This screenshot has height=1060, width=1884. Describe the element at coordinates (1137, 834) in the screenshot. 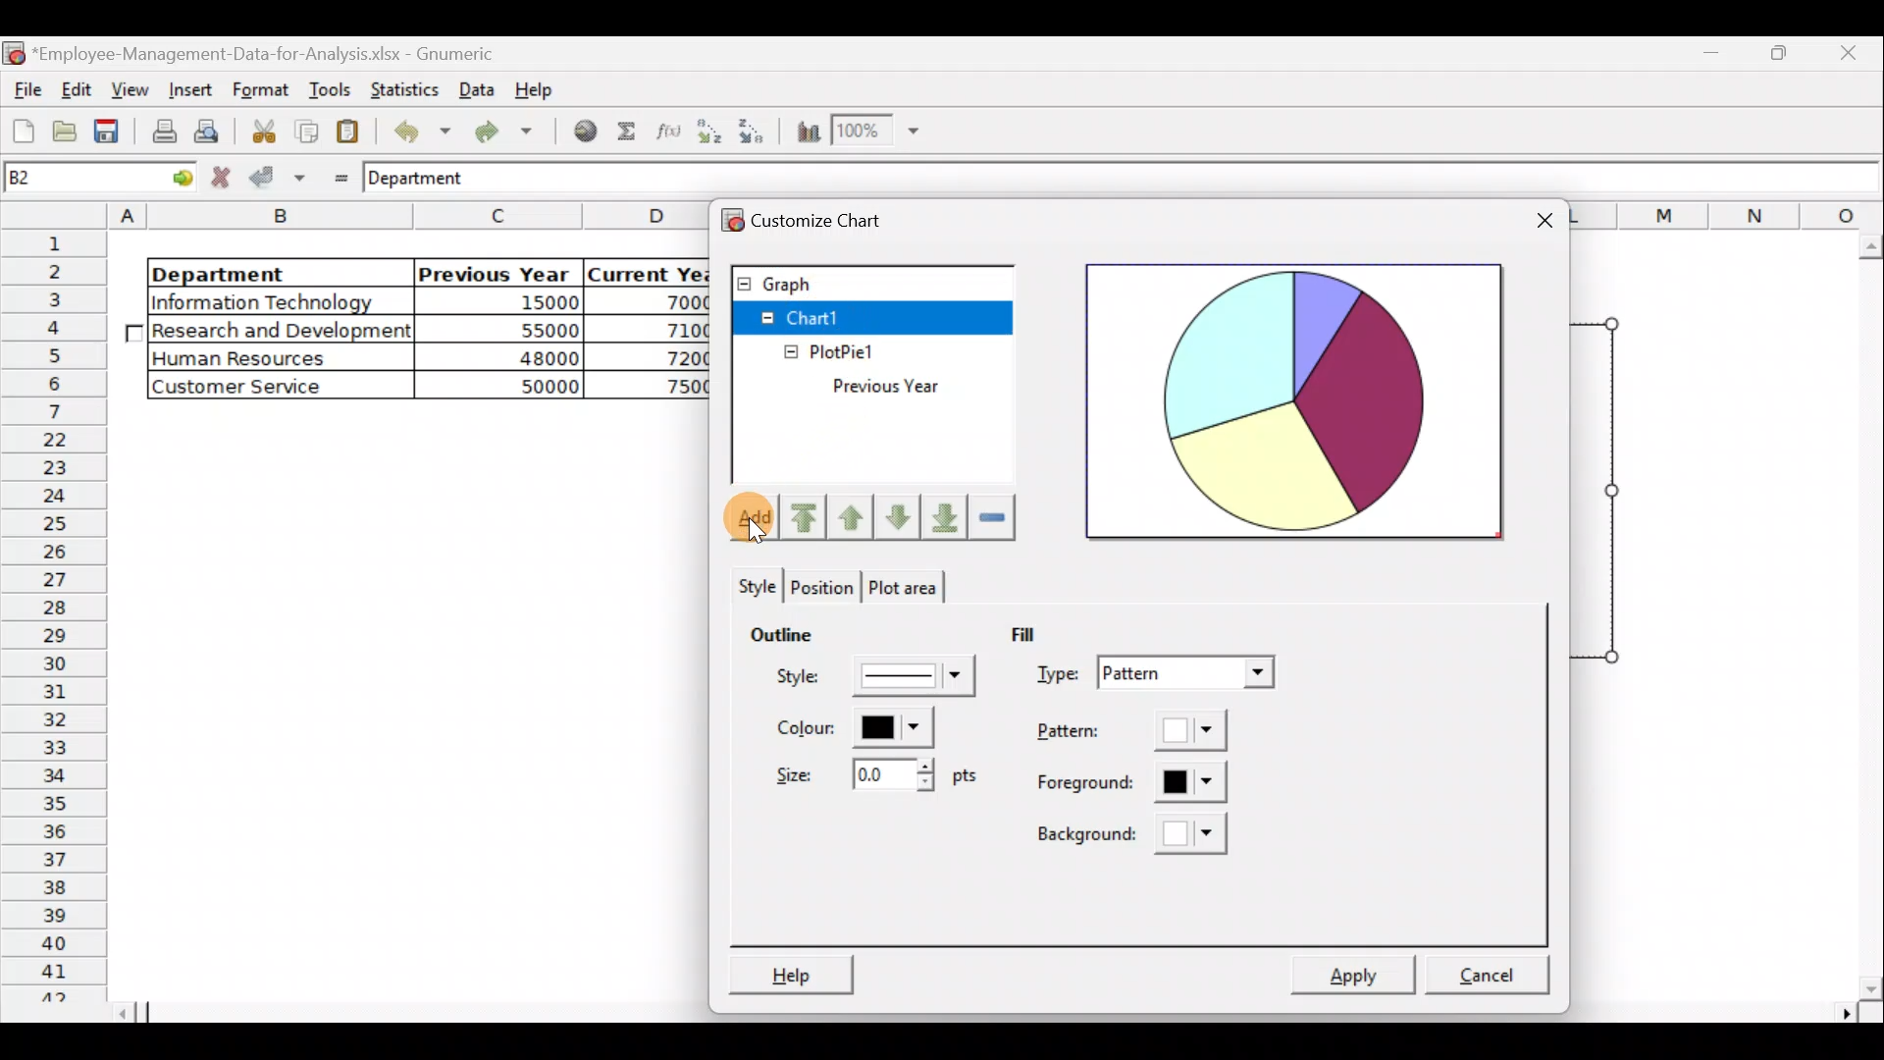

I see `Background` at that location.